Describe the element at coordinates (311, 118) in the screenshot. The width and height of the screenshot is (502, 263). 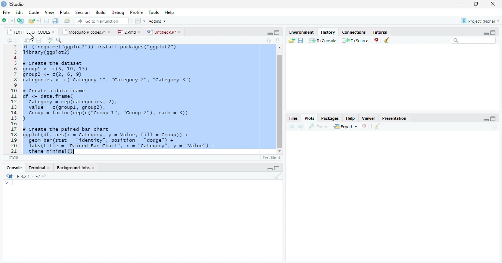
I see `plots` at that location.